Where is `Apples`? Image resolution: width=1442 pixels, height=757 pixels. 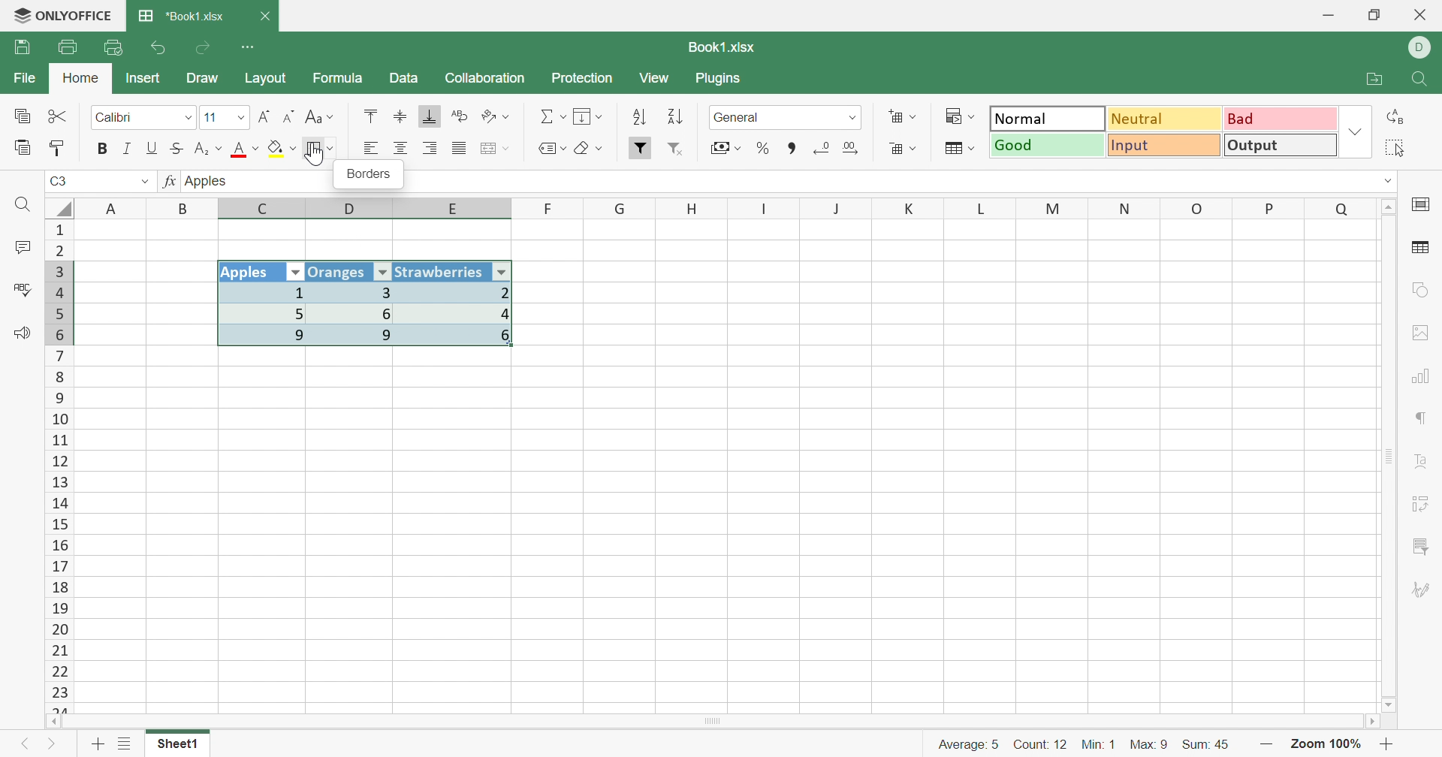 Apples is located at coordinates (250, 273).